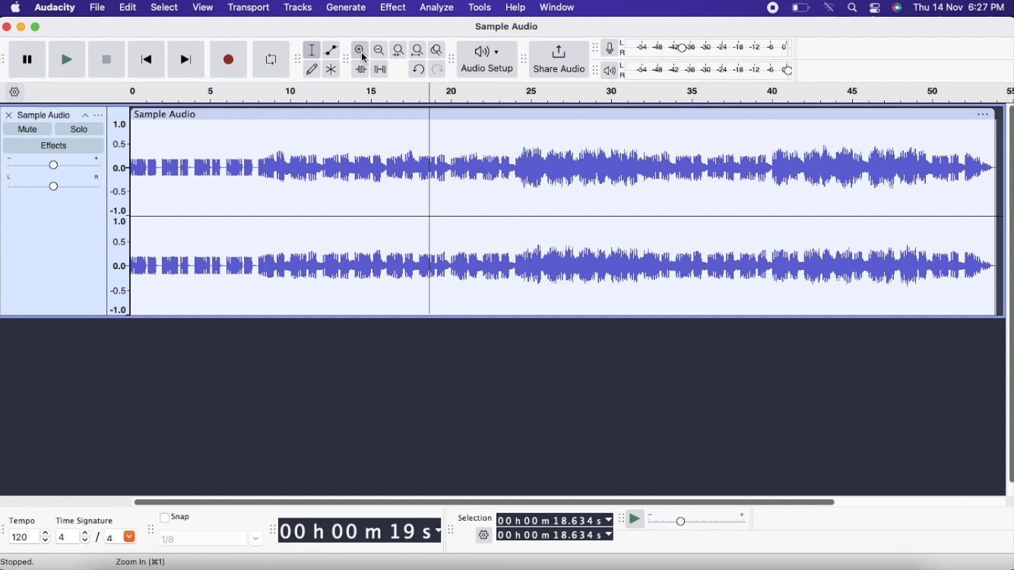 The image size is (1014, 570). I want to click on Skip to end, so click(187, 59).